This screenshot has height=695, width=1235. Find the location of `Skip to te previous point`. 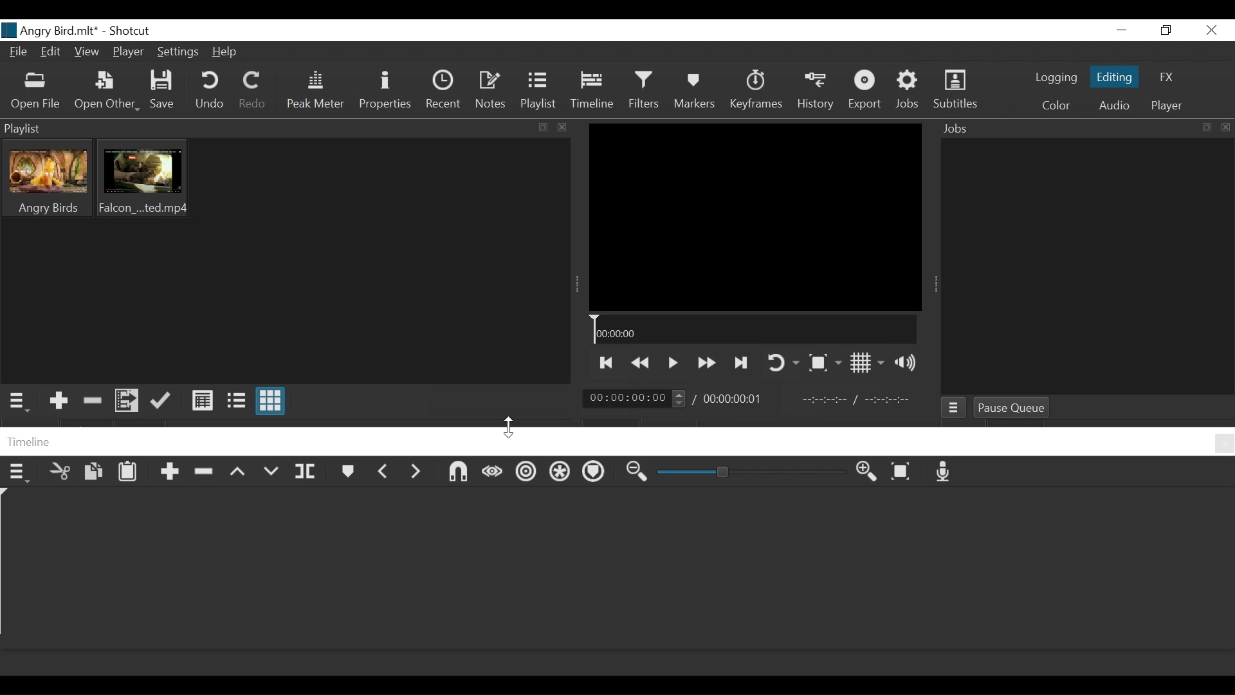

Skip to te previous point is located at coordinates (605, 363).